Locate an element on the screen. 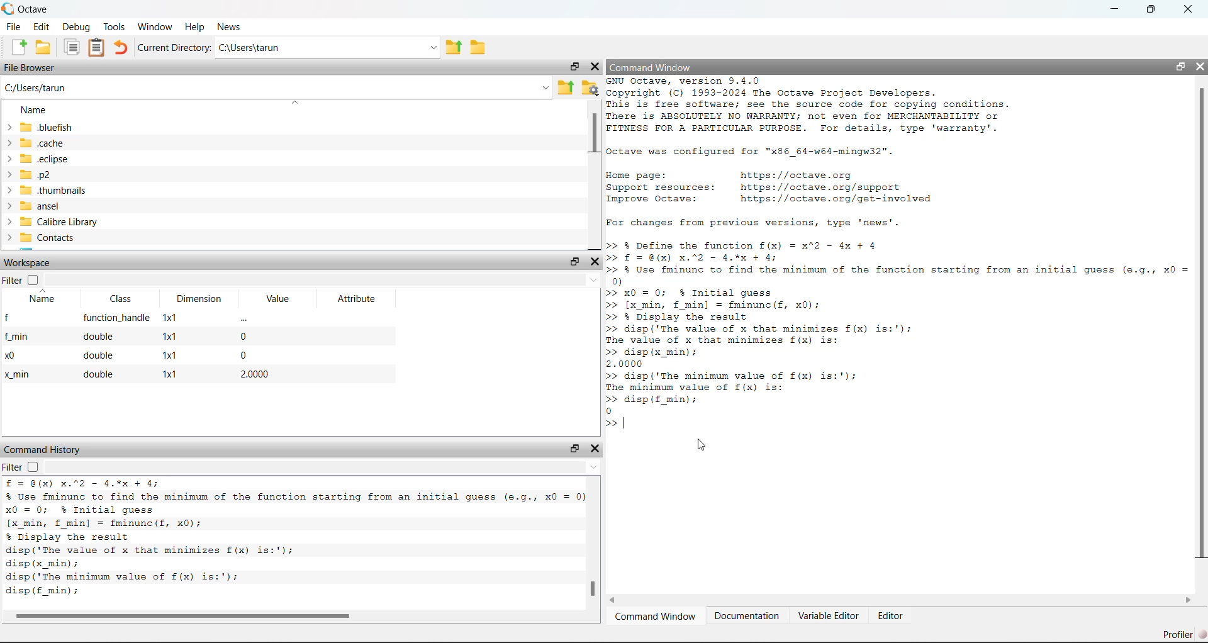  Copy is located at coordinates (72, 48).